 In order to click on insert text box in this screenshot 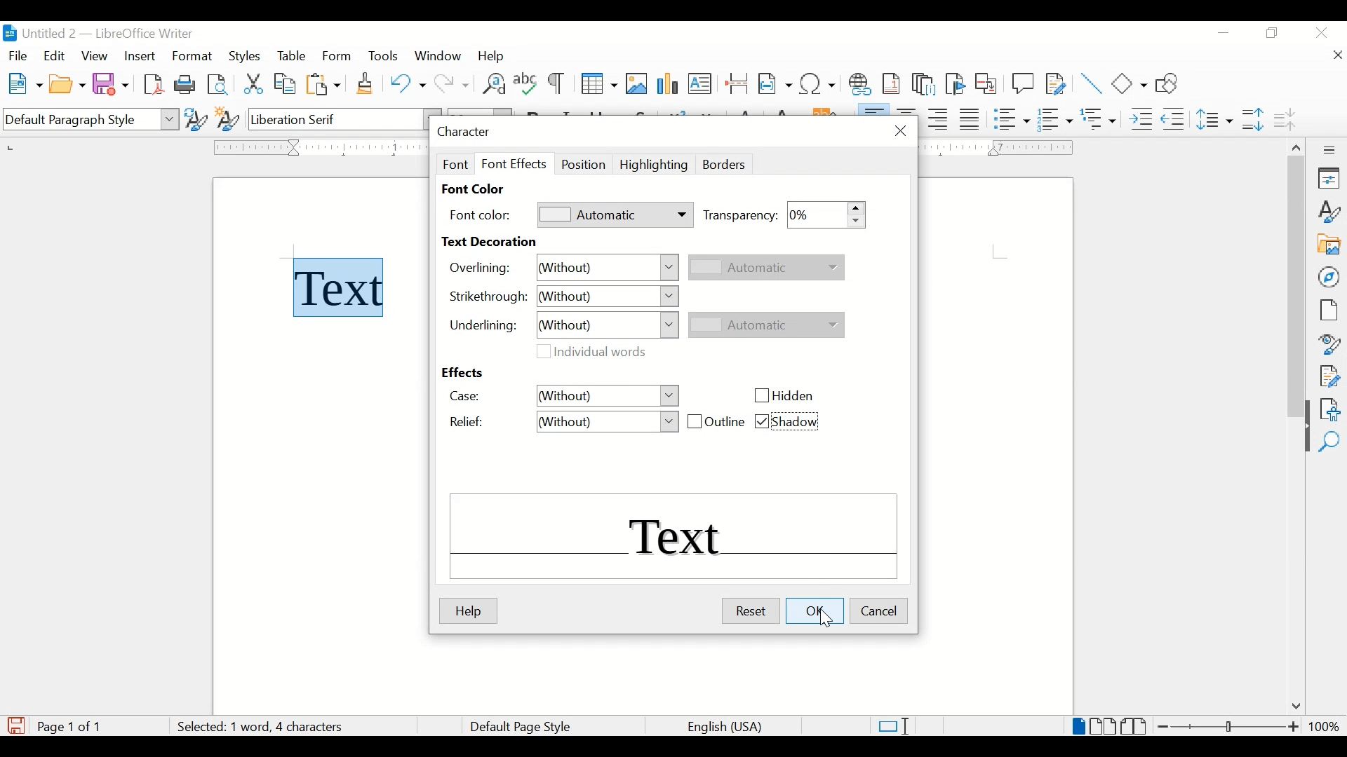, I will do `click(699, 83)`.